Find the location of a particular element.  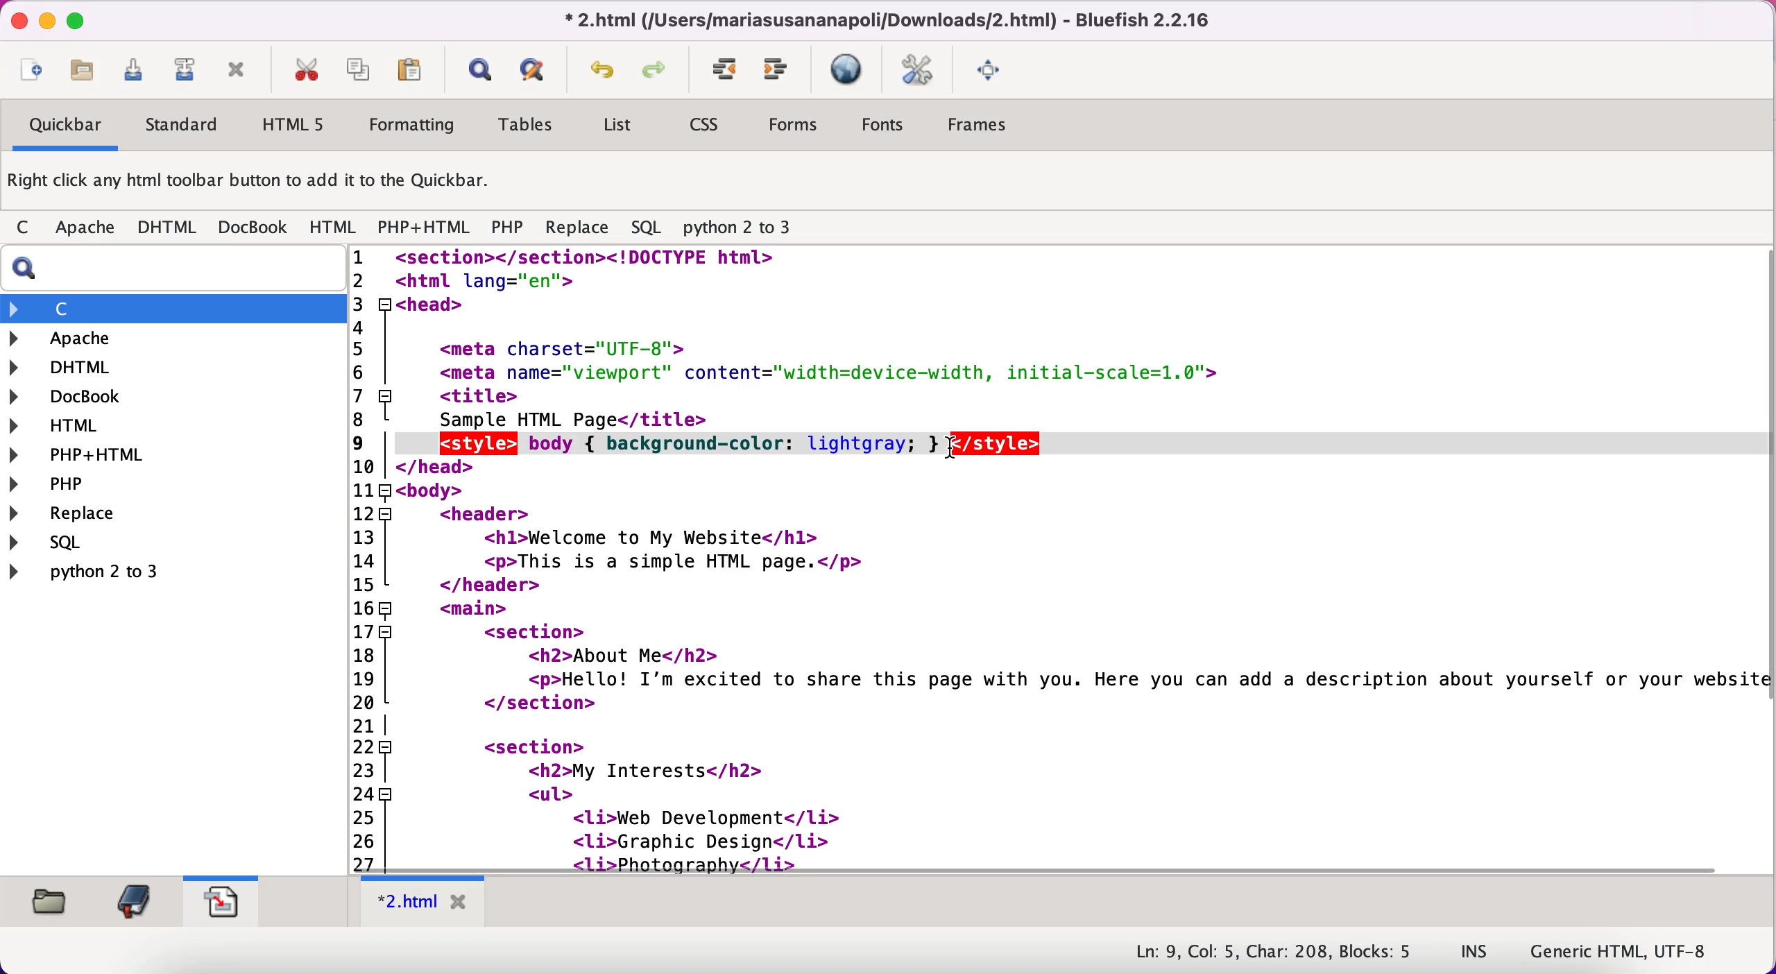

php+html is located at coordinates (87, 456).